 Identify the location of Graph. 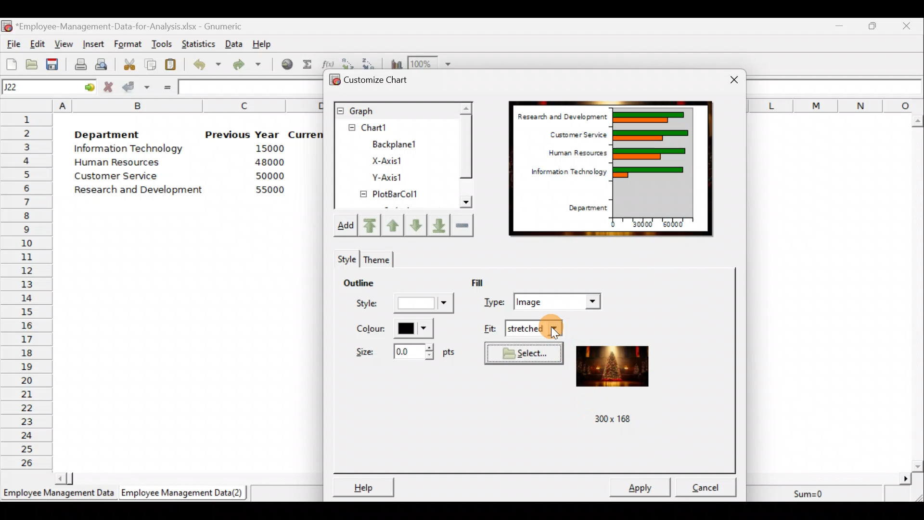
(395, 110).